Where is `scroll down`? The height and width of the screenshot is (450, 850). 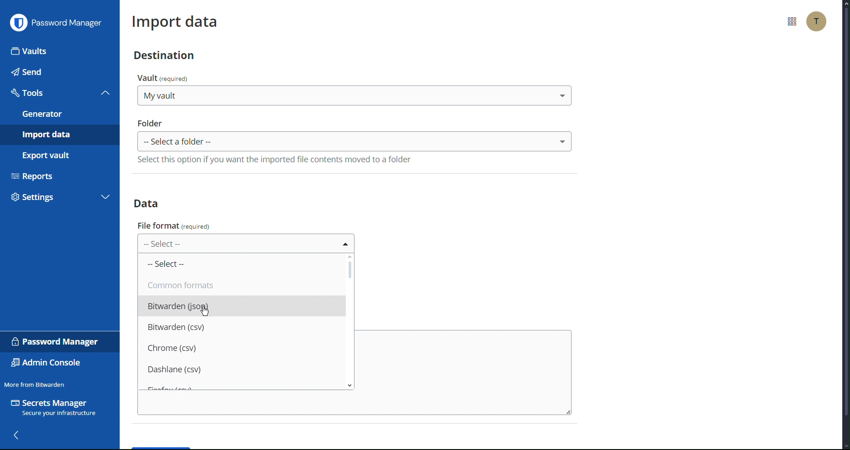 scroll down is located at coordinates (350, 385).